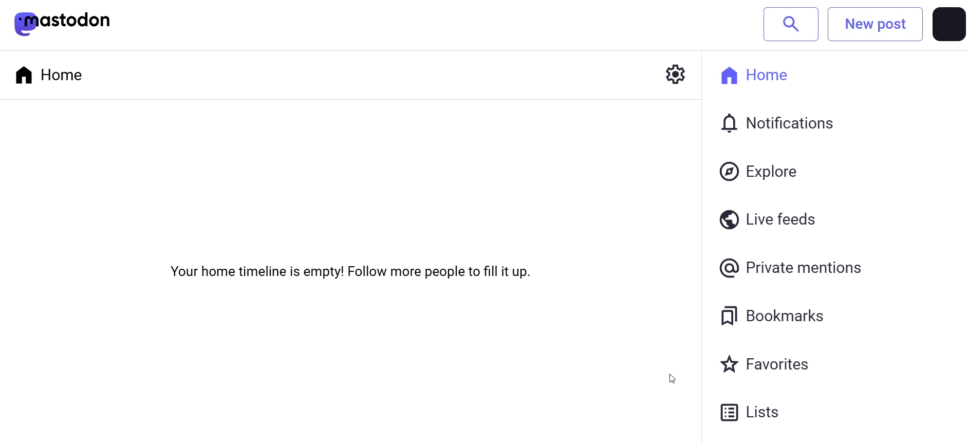 Image resolution: width=968 pixels, height=443 pixels. What do you see at coordinates (768, 364) in the screenshot?
I see `favorites` at bounding box center [768, 364].